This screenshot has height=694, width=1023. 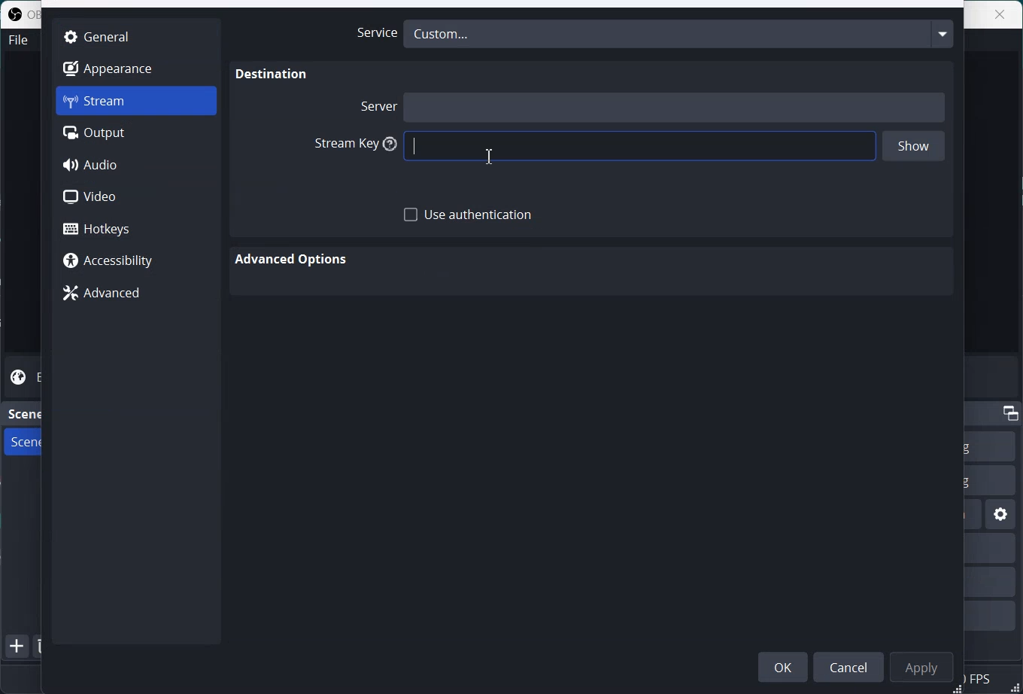 I want to click on Video, so click(x=136, y=196).